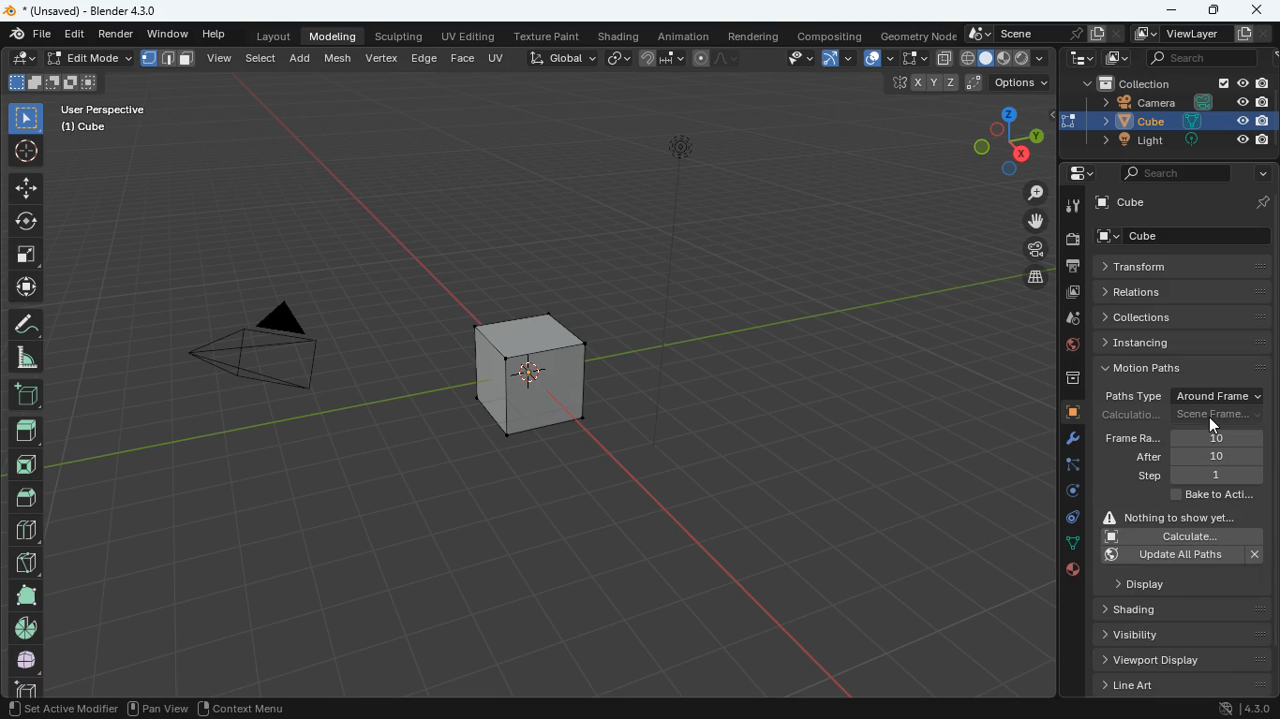  What do you see at coordinates (998, 139) in the screenshot?
I see `dimension` at bounding box center [998, 139].